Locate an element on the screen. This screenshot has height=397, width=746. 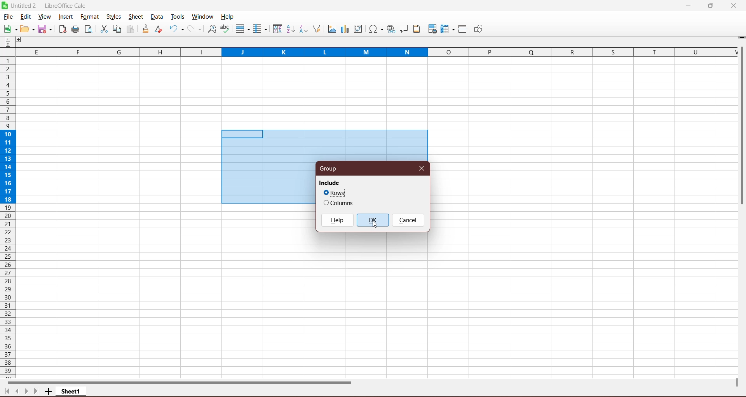
Columns is located at coordinates (370, 51).